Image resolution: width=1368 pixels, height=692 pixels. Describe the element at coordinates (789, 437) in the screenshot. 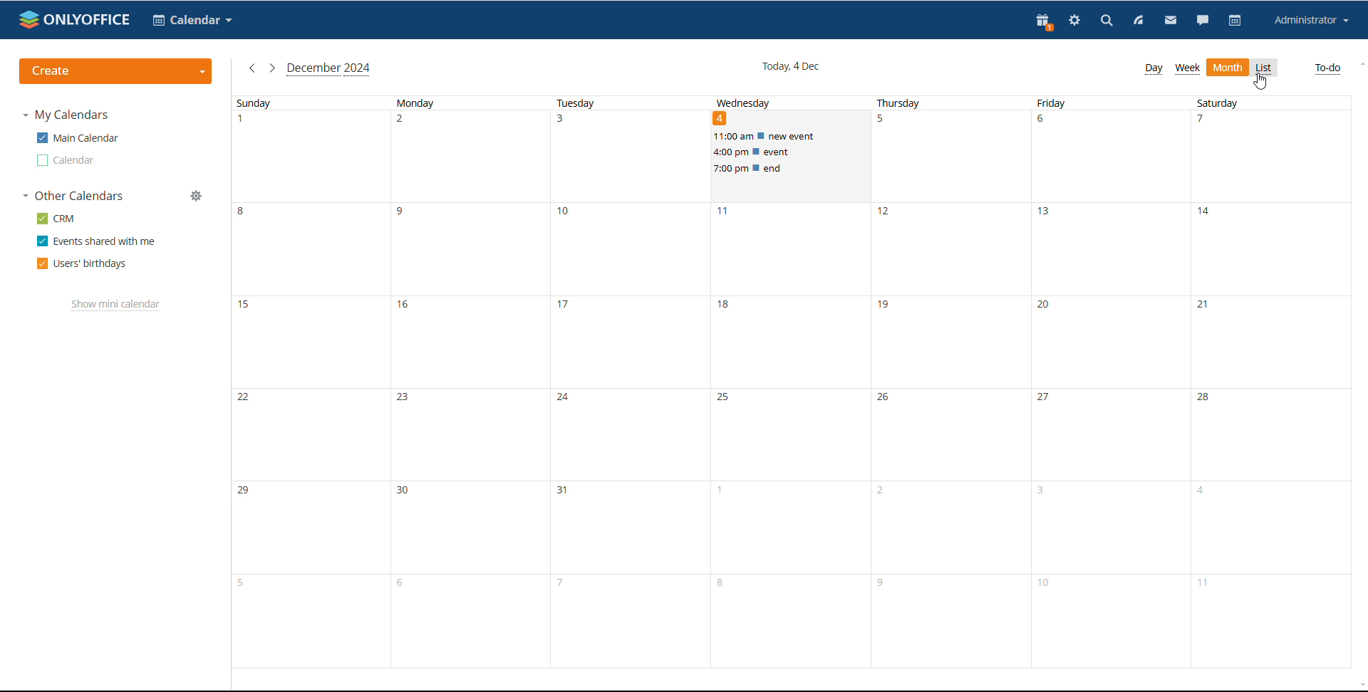

I see `wednesday` at that location.